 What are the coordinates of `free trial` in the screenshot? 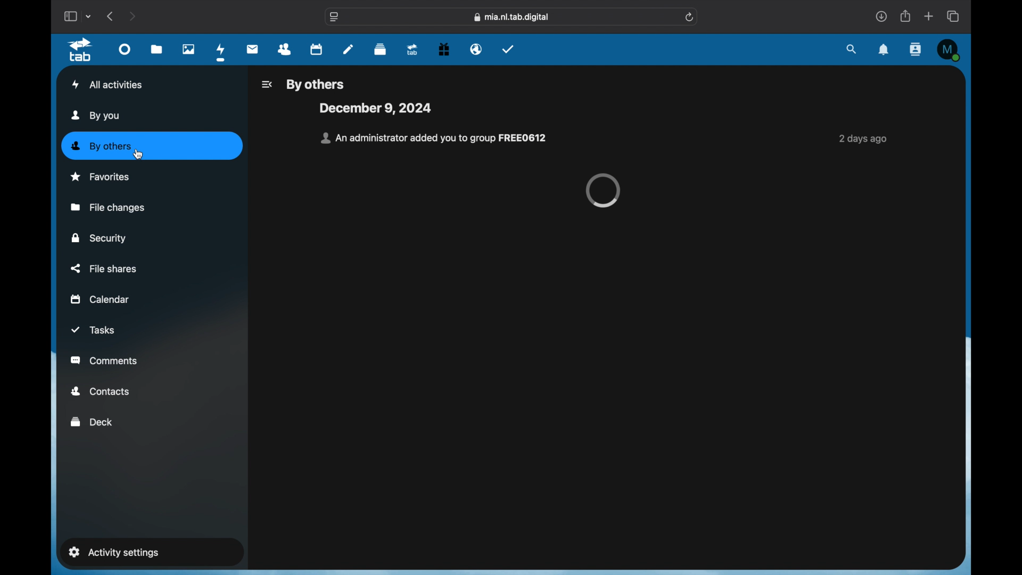 It's located at (444, 50).